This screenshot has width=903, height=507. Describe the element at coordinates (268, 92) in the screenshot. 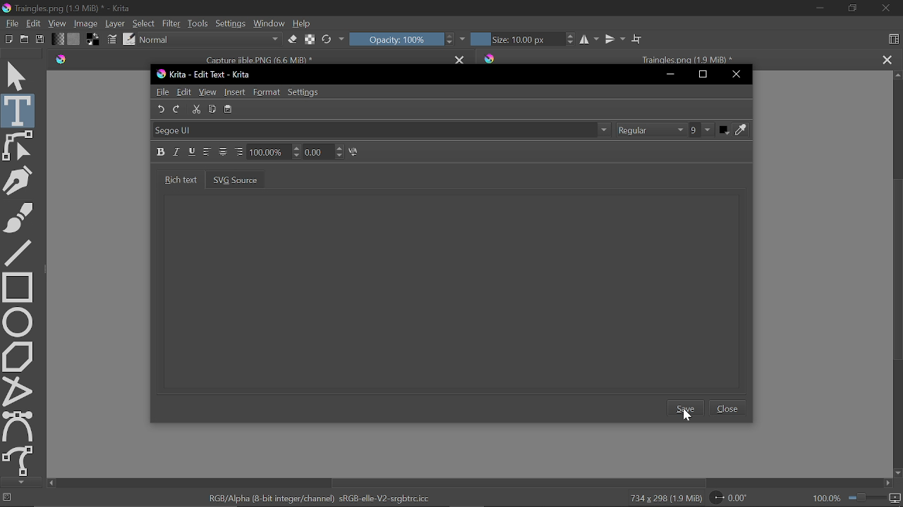

I see `Format` at that location.